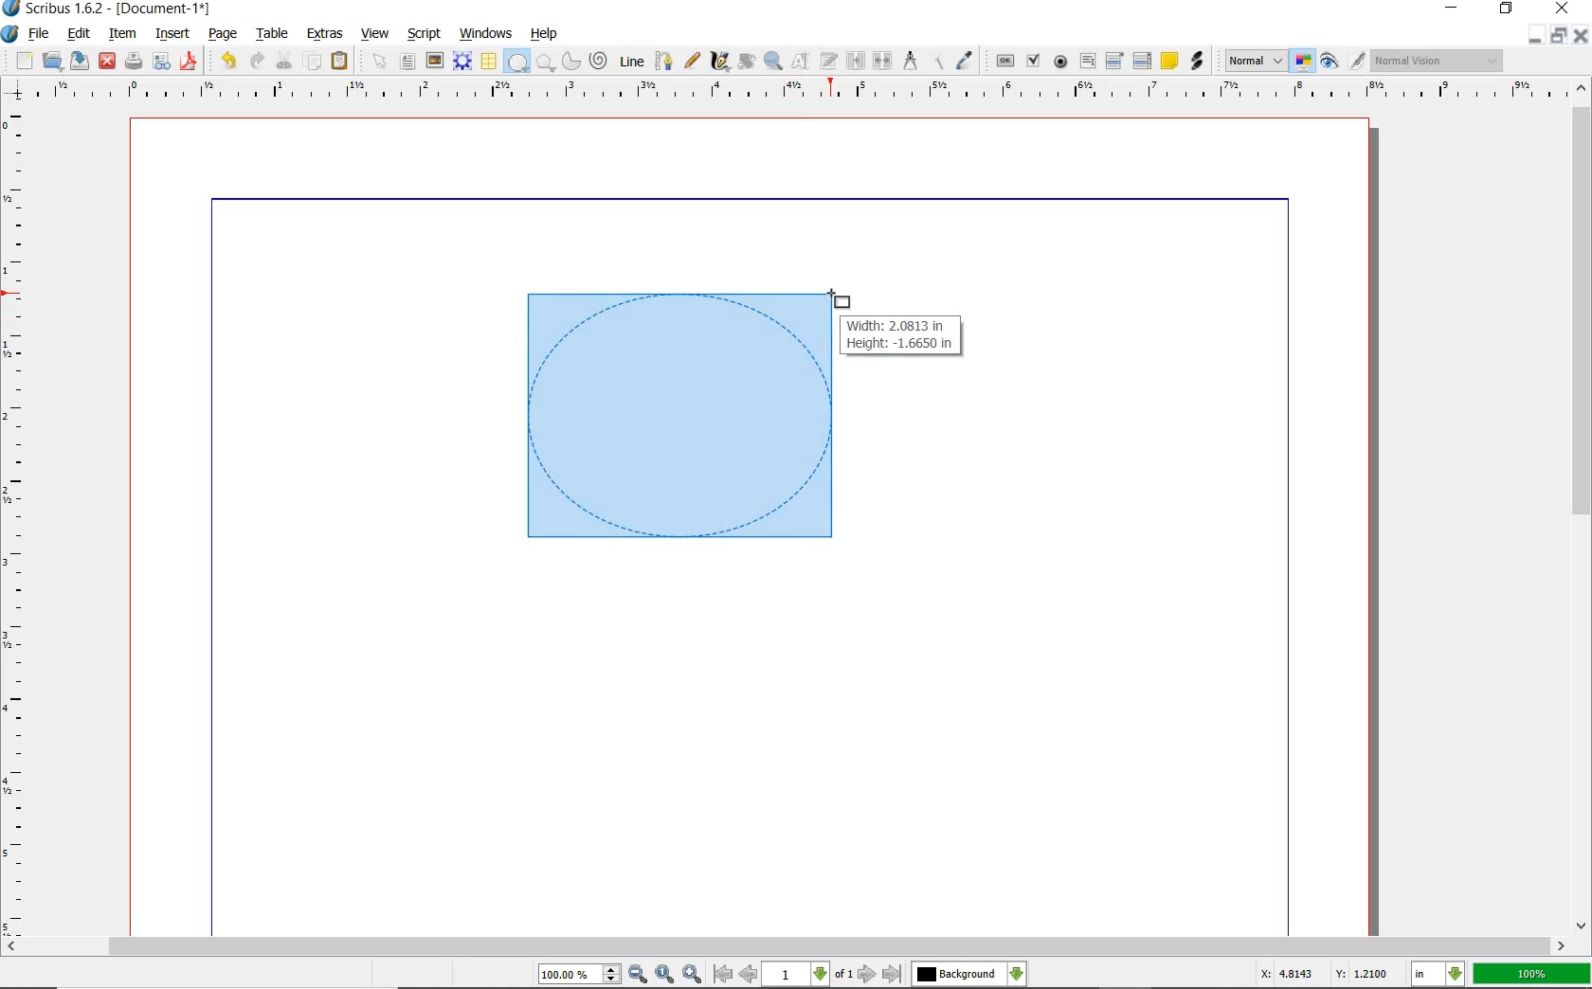  I want to click on NEW, so click(24, 61).